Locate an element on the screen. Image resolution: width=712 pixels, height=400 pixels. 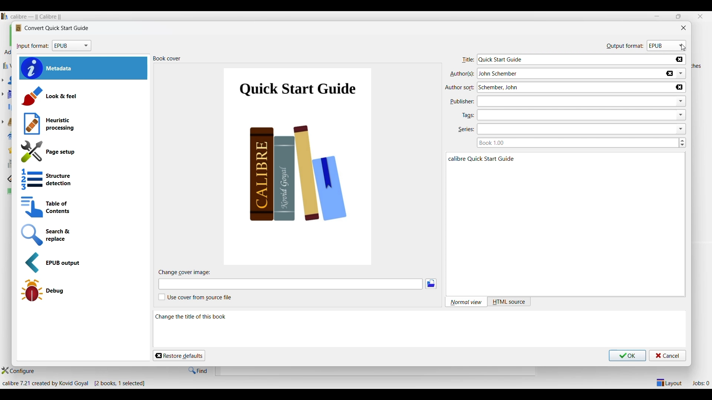
Page setup is located at coordinates (82, 152).